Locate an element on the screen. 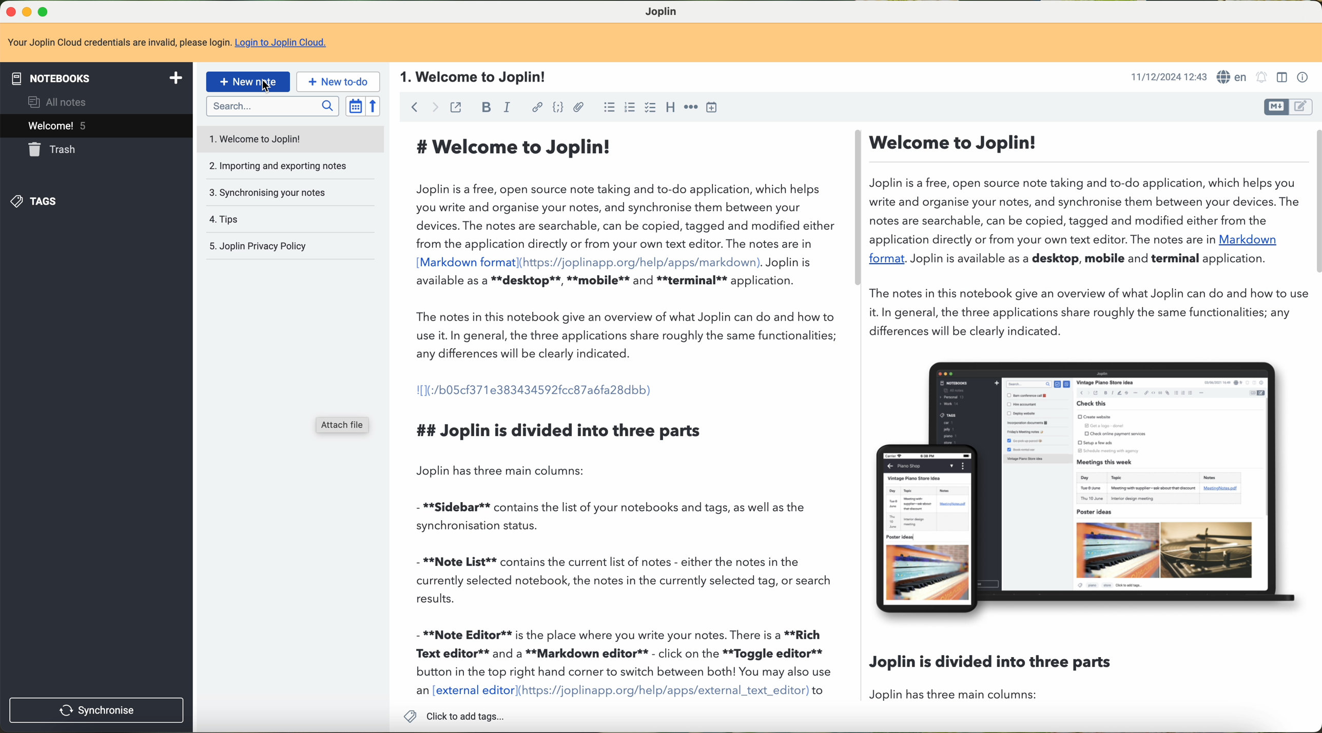 Image resolution: width=1322 pixels, height=733 pixels. attach file is located at coordinates (344, 426).